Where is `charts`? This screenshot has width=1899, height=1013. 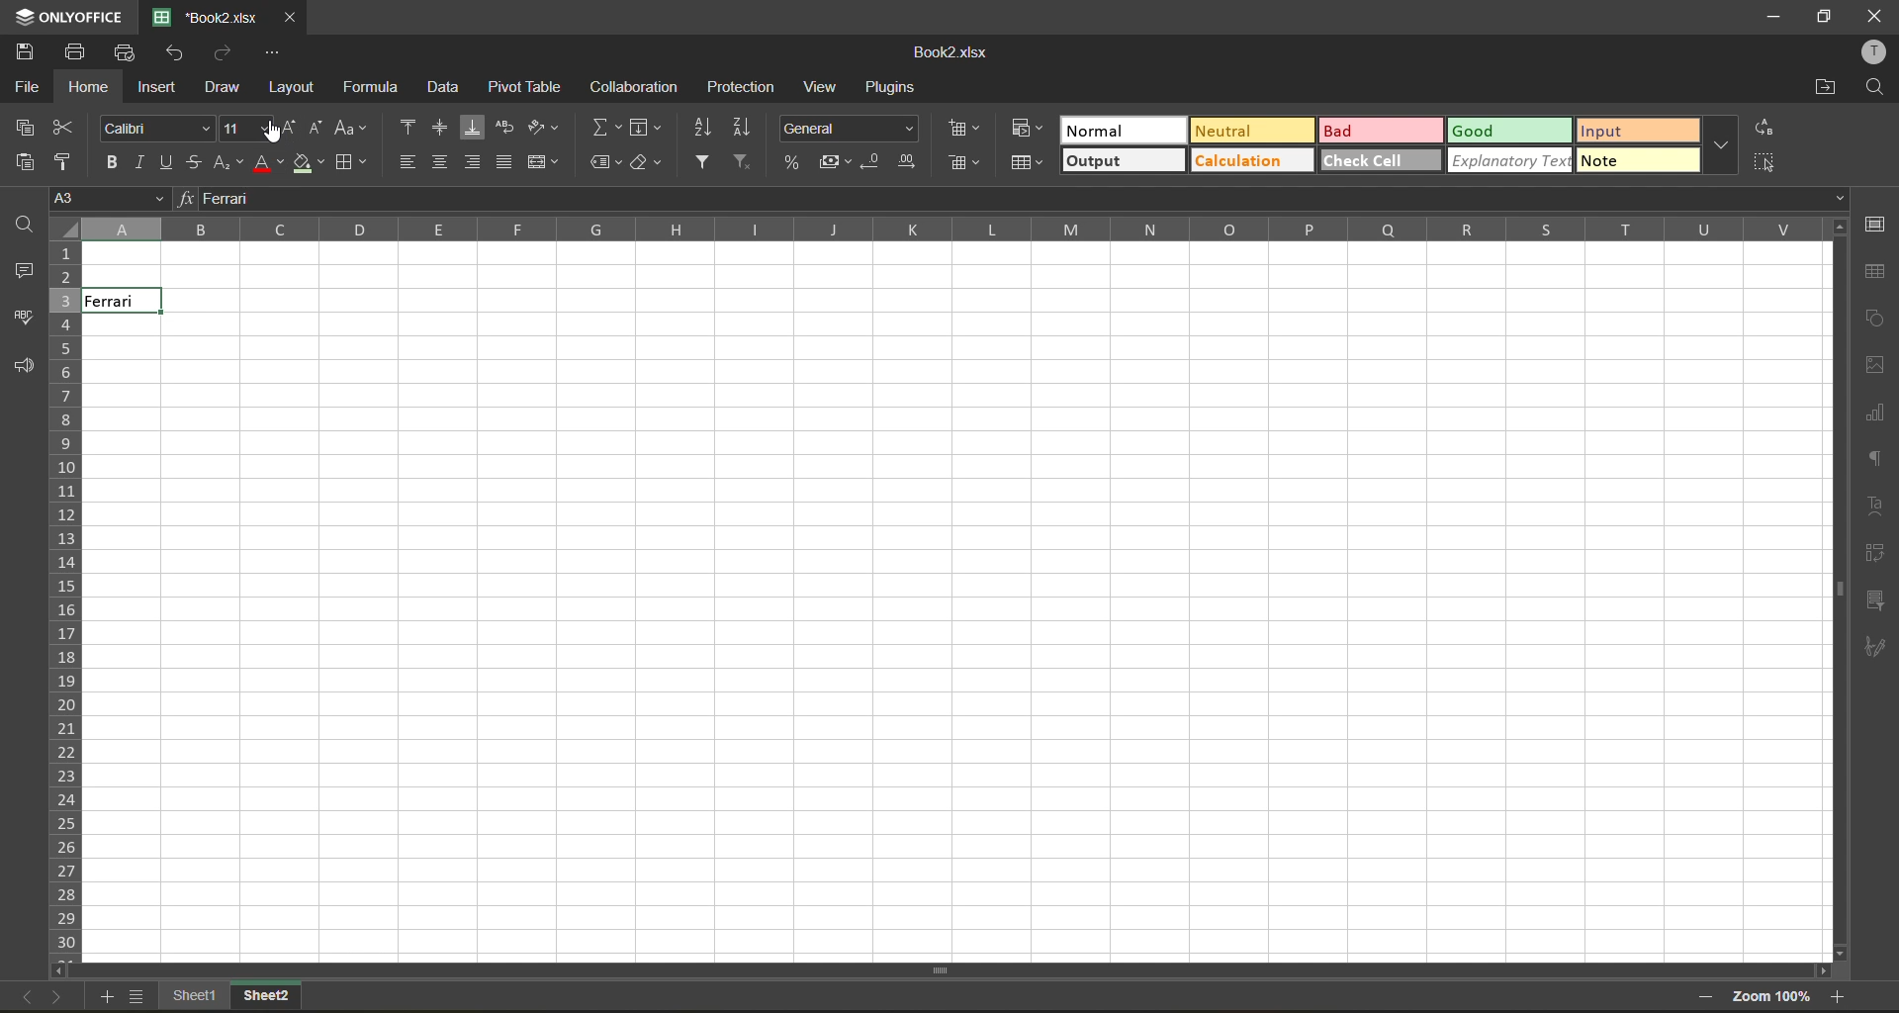 charts is located at coordinates (1876, 415).